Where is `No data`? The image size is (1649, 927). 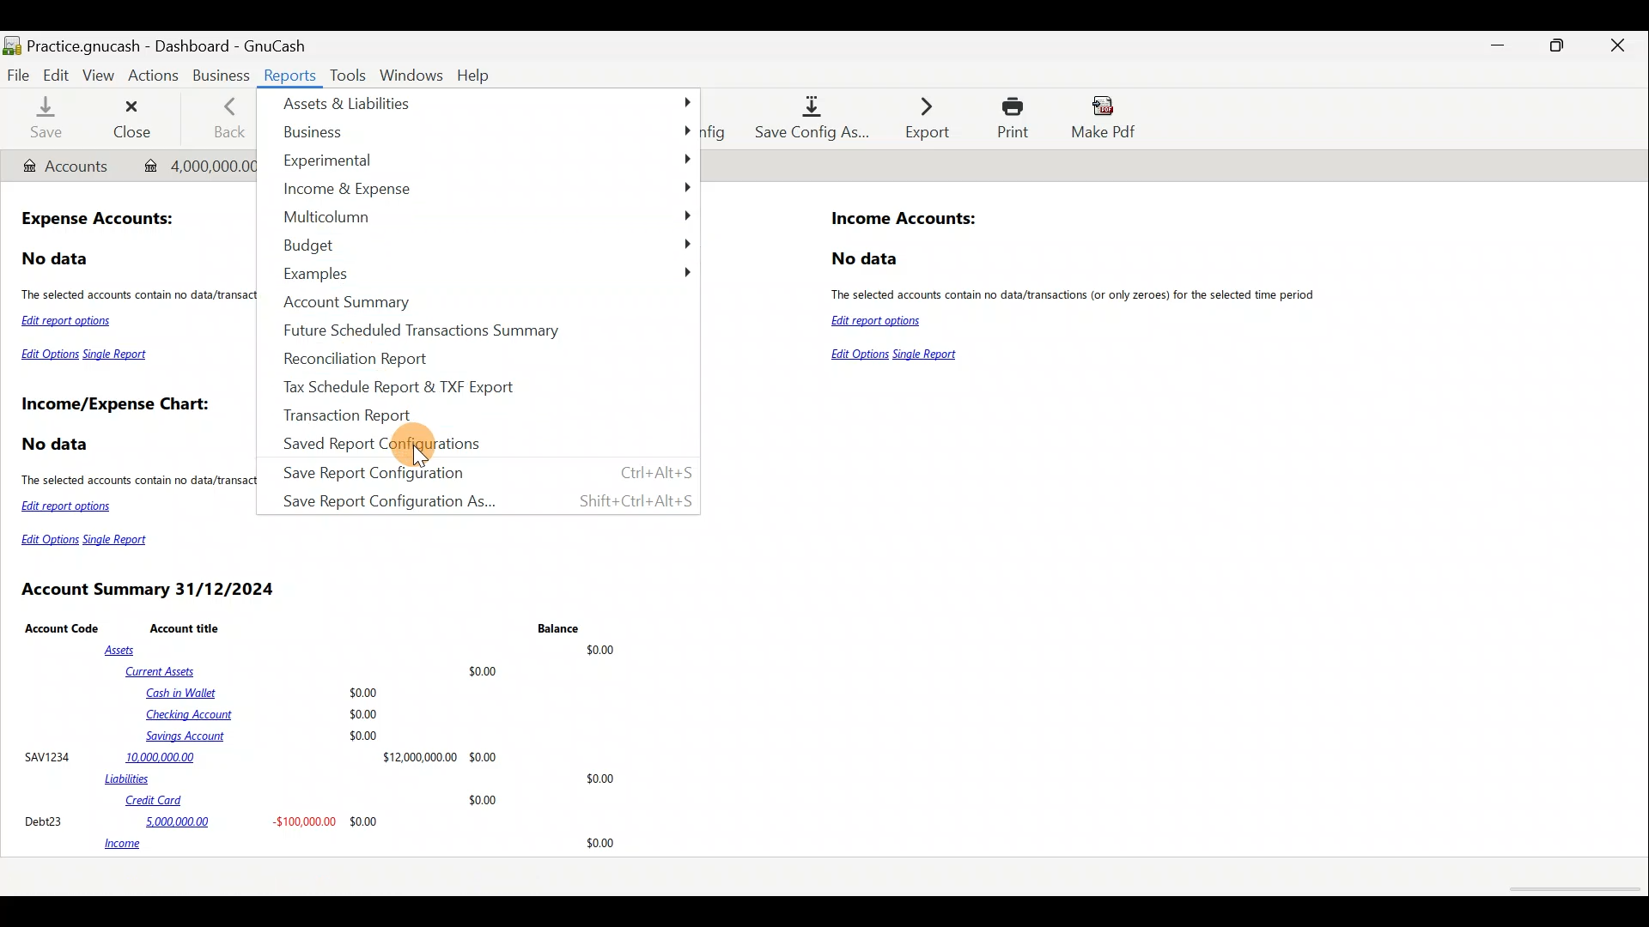
No data is located at coordinates (58, 445).